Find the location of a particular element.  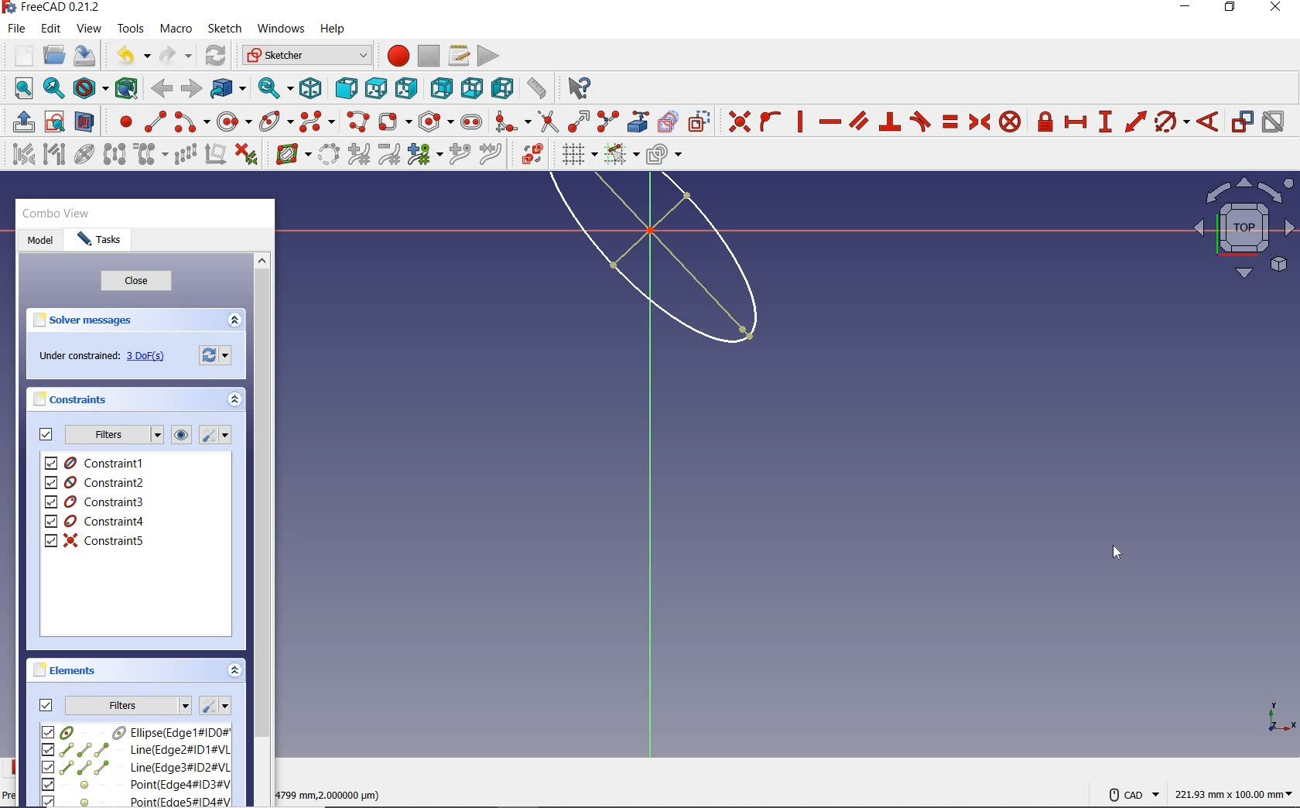

filters is located at coordinates (113, 435).